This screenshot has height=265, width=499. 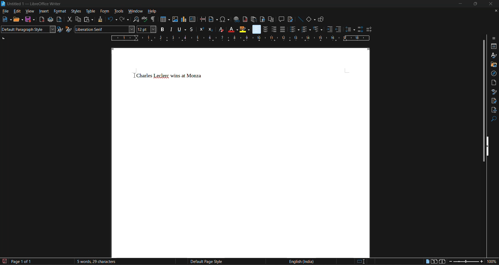 What do you see at coordinates (360, 30) in the screenshot?
I see `increase paragraph spacing` at bounding box center [360, 30].